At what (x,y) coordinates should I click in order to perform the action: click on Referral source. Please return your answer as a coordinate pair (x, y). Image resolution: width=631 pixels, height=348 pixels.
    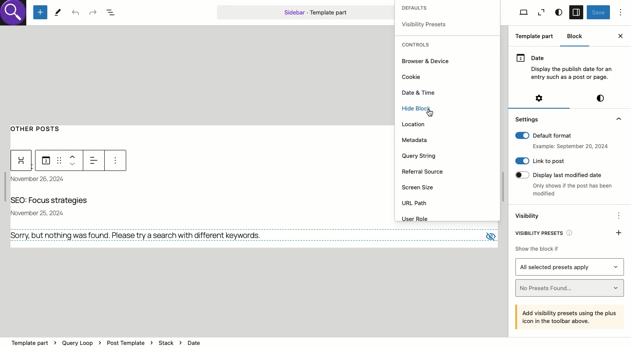
    Looking at the image, I should click on (425, 172).